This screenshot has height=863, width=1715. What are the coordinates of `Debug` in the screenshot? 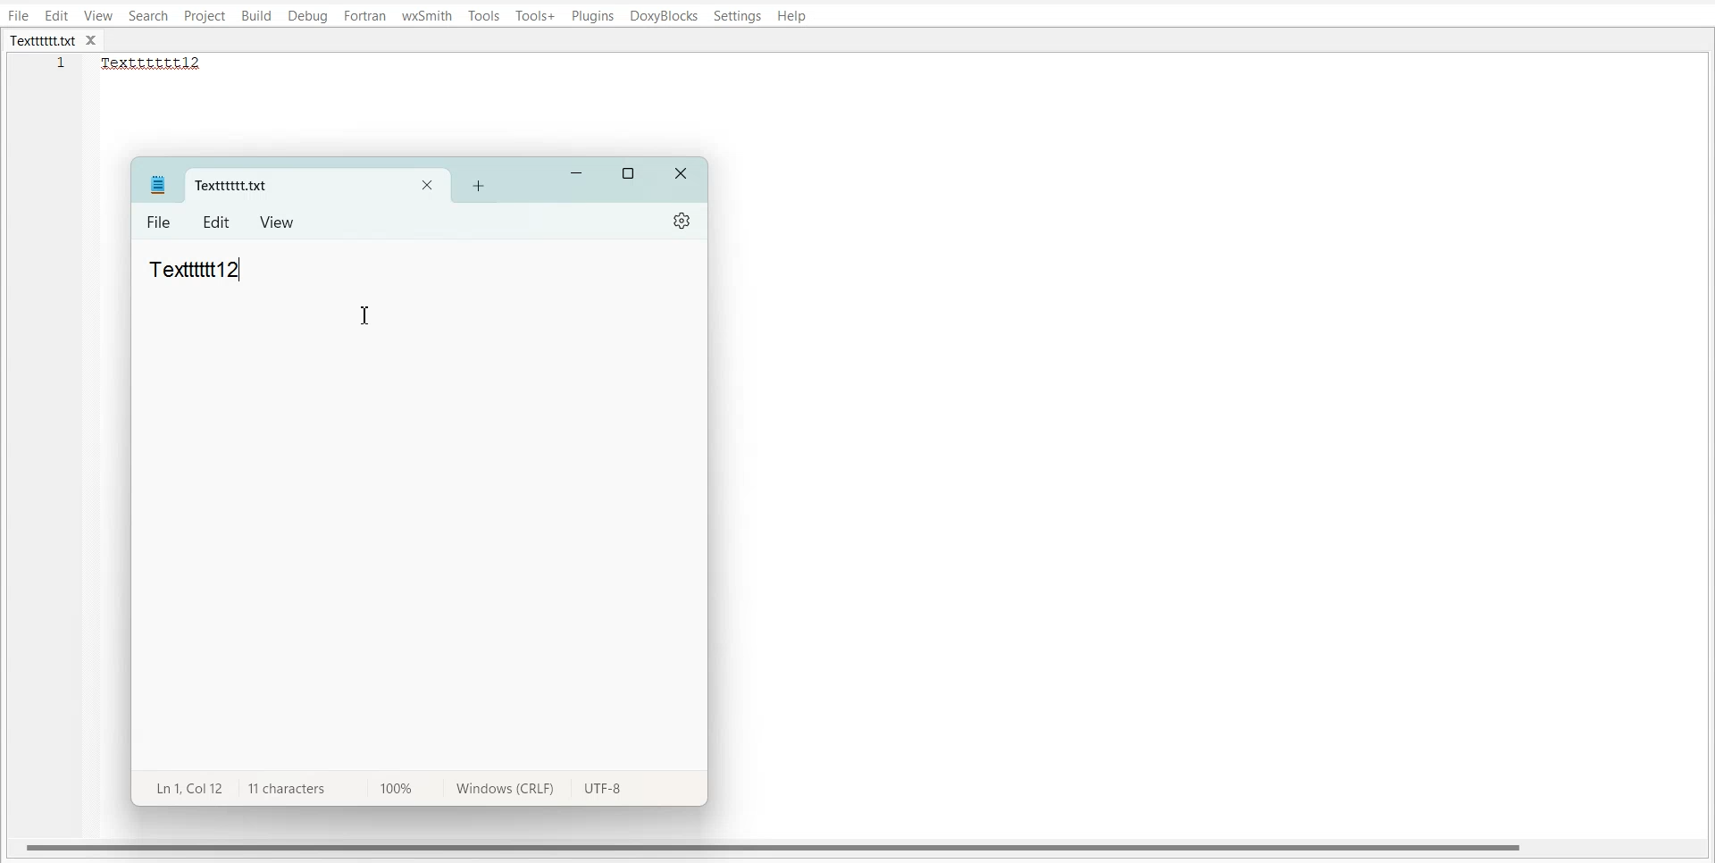 It's located at (307, 17).